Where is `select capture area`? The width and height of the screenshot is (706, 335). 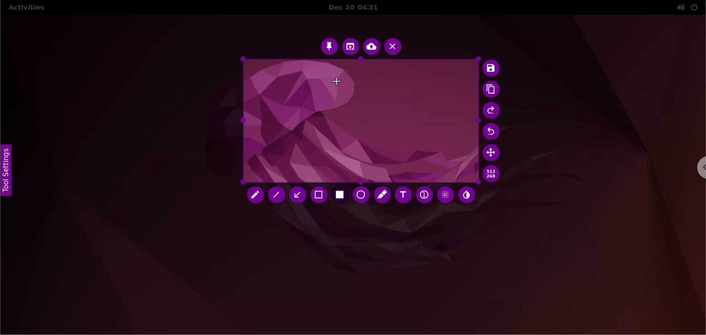 select capture area is located at coordinates (363, 121).